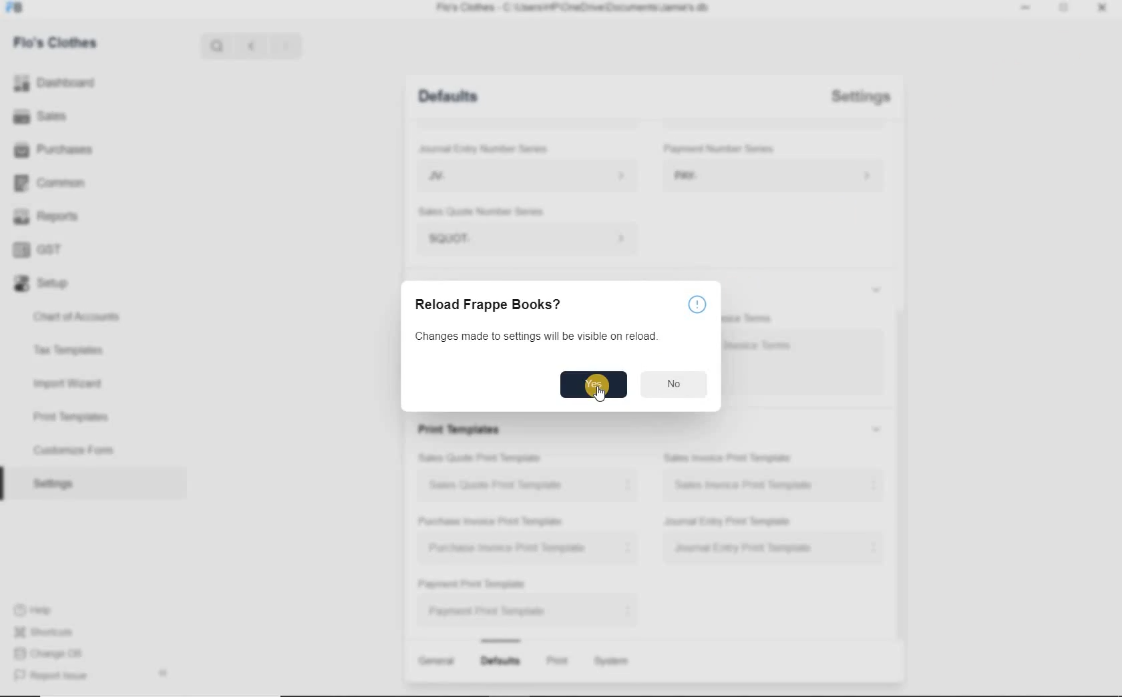 This screenshot has height=697, width=1122. What do you see at coordinates (249, 45) in the screenshot?
I see `Previous` at bounding box center [249, 45].